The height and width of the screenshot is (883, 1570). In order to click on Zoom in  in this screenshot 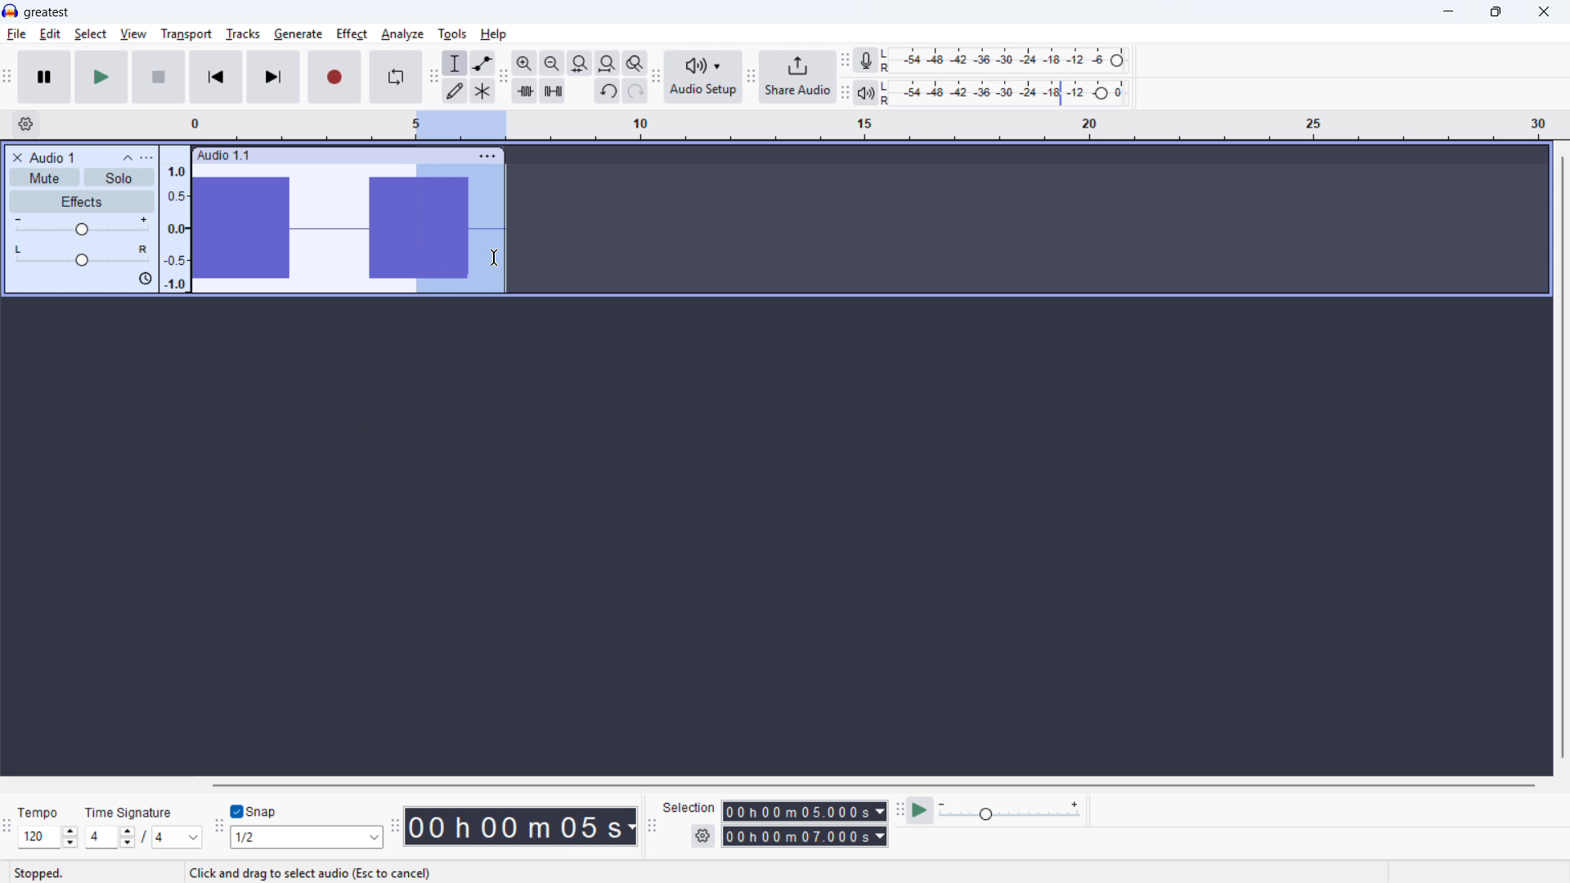, I will do `click(525, 63)`.